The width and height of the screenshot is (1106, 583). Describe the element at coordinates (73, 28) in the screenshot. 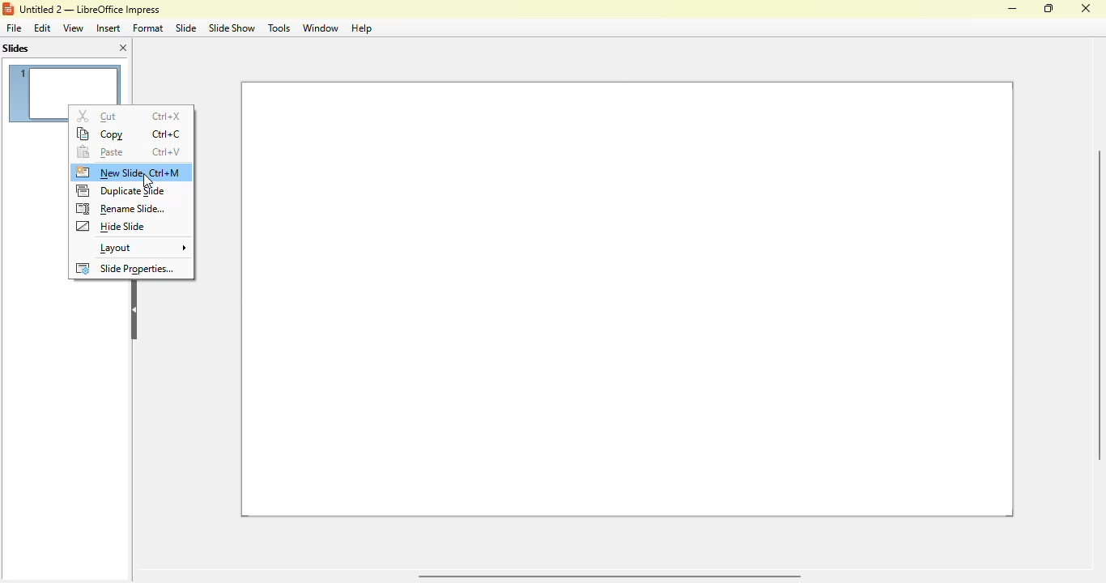

I see `view` at that location.